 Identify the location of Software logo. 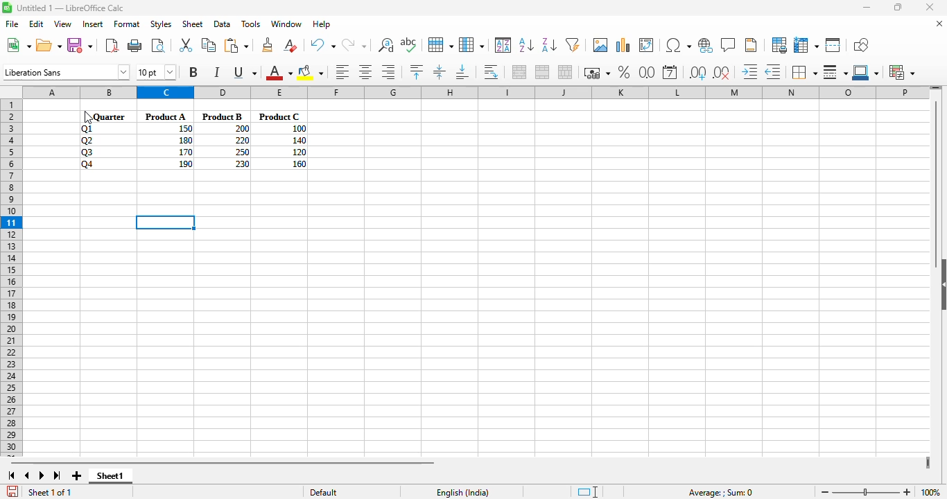
(7, 8).